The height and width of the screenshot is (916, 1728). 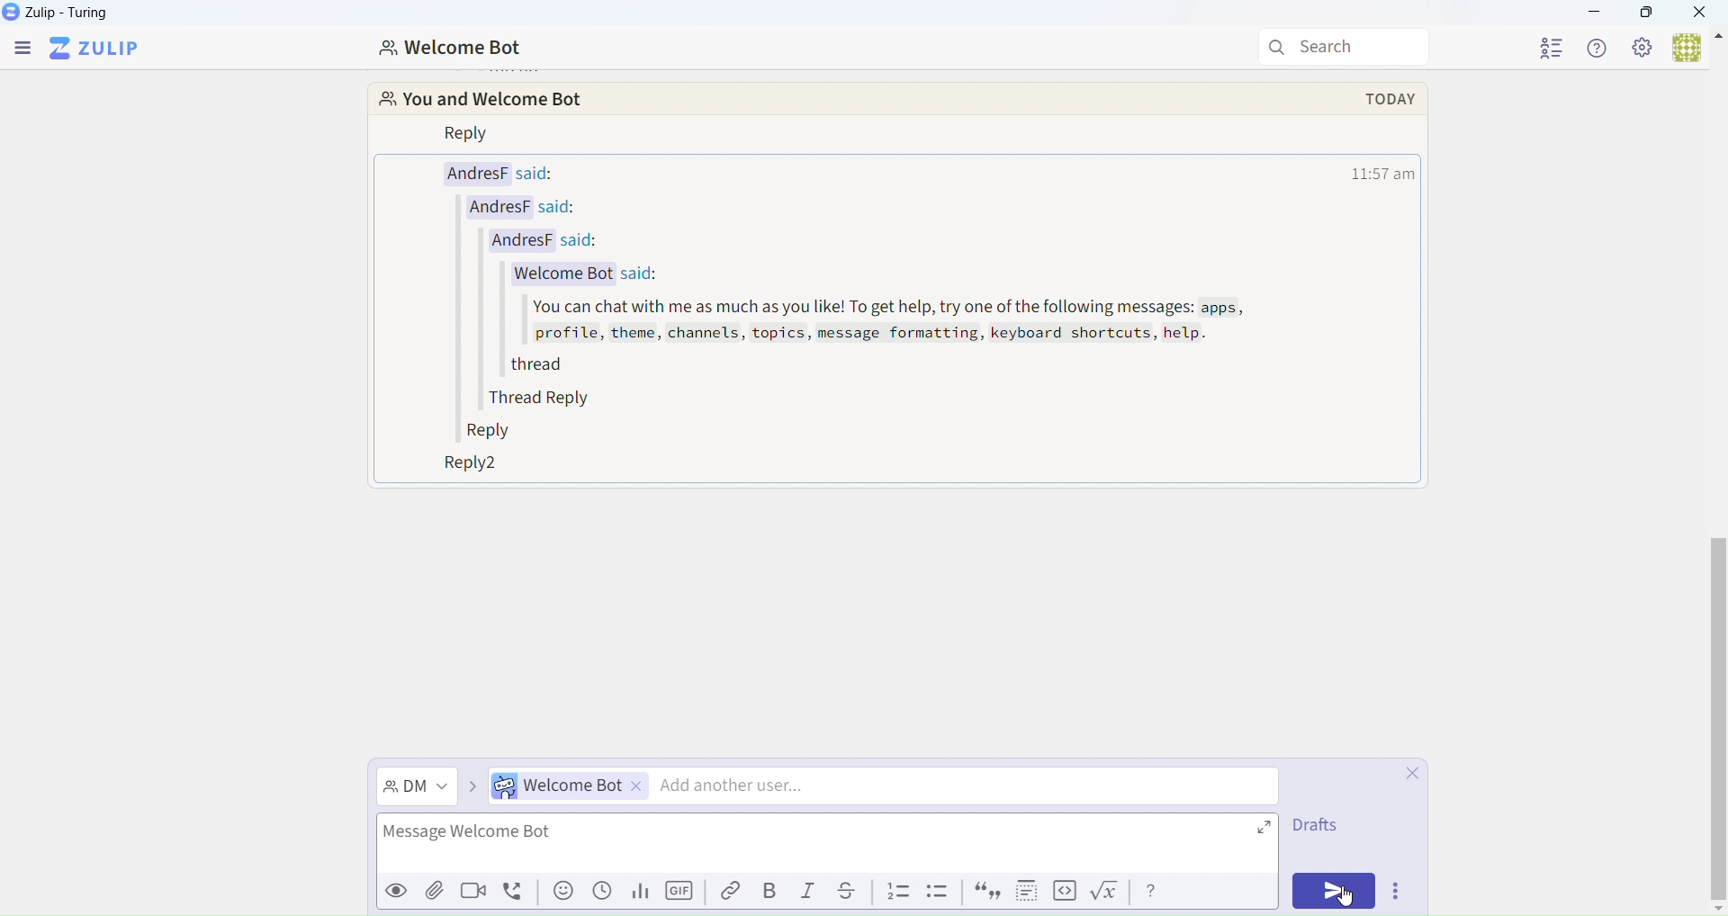 I want to click on Thread Reply, so click(x=541, y=401).